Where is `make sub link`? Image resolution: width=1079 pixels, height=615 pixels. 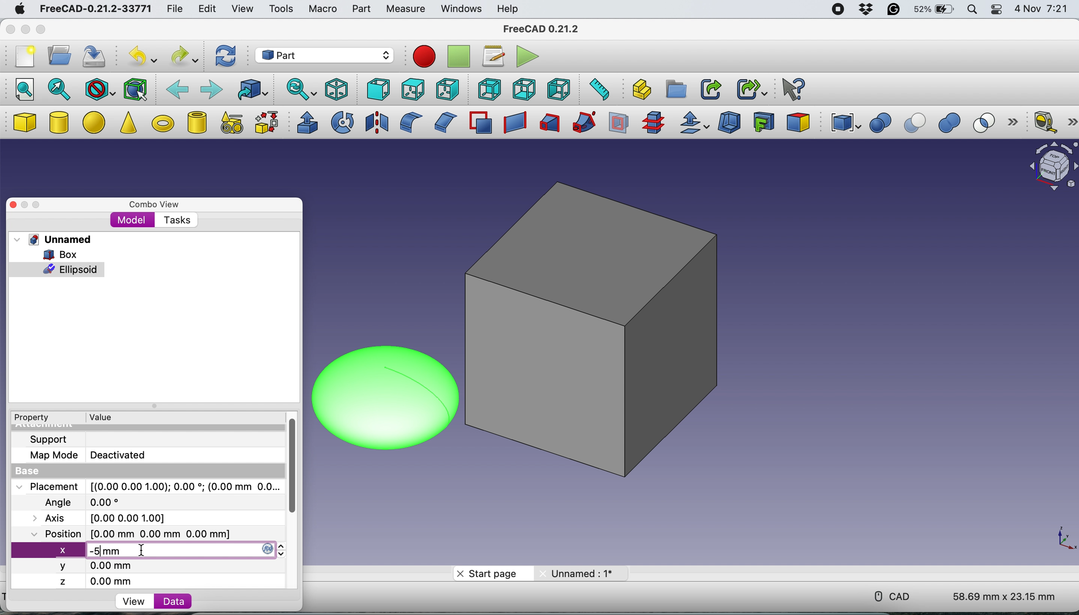
make sub link is located at coordinates (752, 88).